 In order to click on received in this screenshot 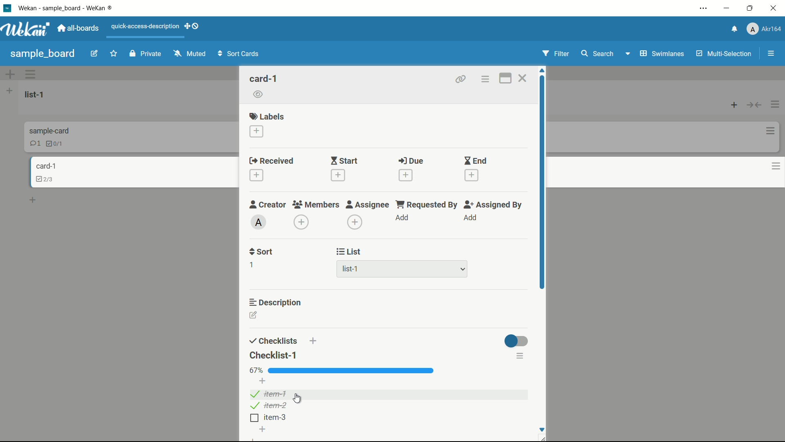, I will do `click(273, 160)`.